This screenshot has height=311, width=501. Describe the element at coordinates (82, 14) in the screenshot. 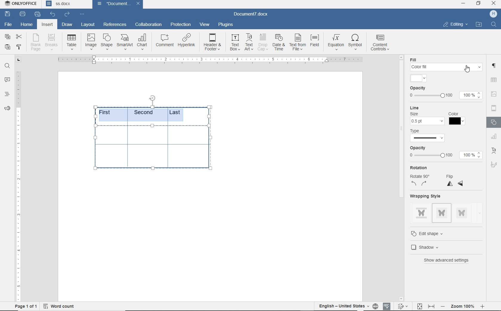

I see `customize quick access toolbar` at that location.